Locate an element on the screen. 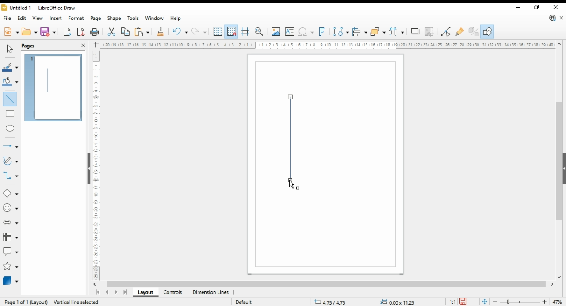  undo is located at coordinates (180, 32).